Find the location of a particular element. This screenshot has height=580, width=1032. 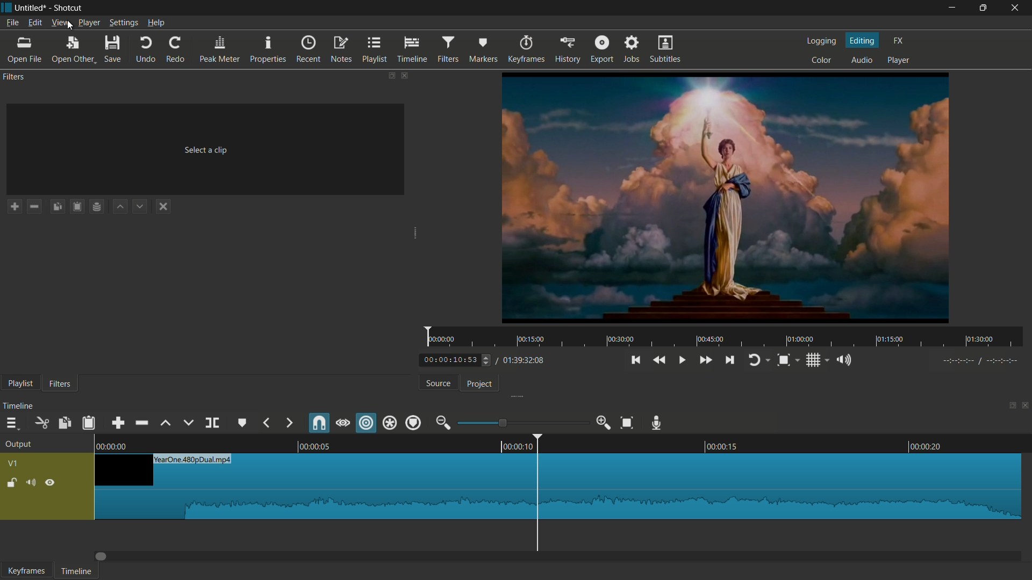

timeline is located at coordinates (19, 405).